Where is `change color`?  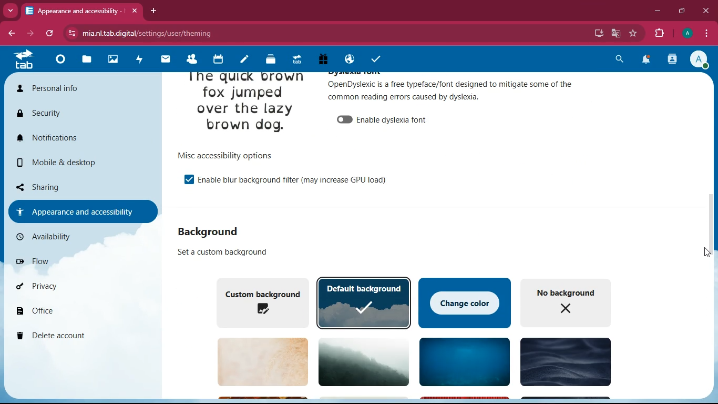 change color is located at coordinates (465, 301).